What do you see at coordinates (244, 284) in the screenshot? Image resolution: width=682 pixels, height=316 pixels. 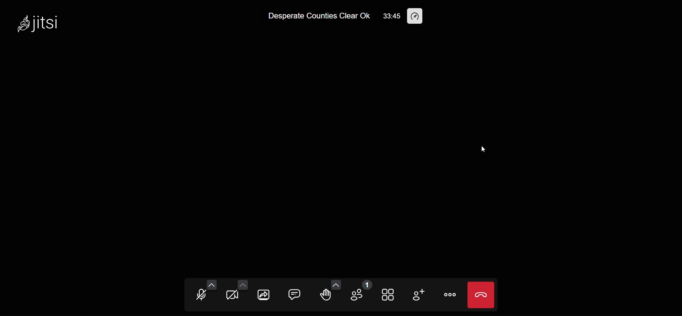 I see `more video setting` at bounding box center [244, 284].